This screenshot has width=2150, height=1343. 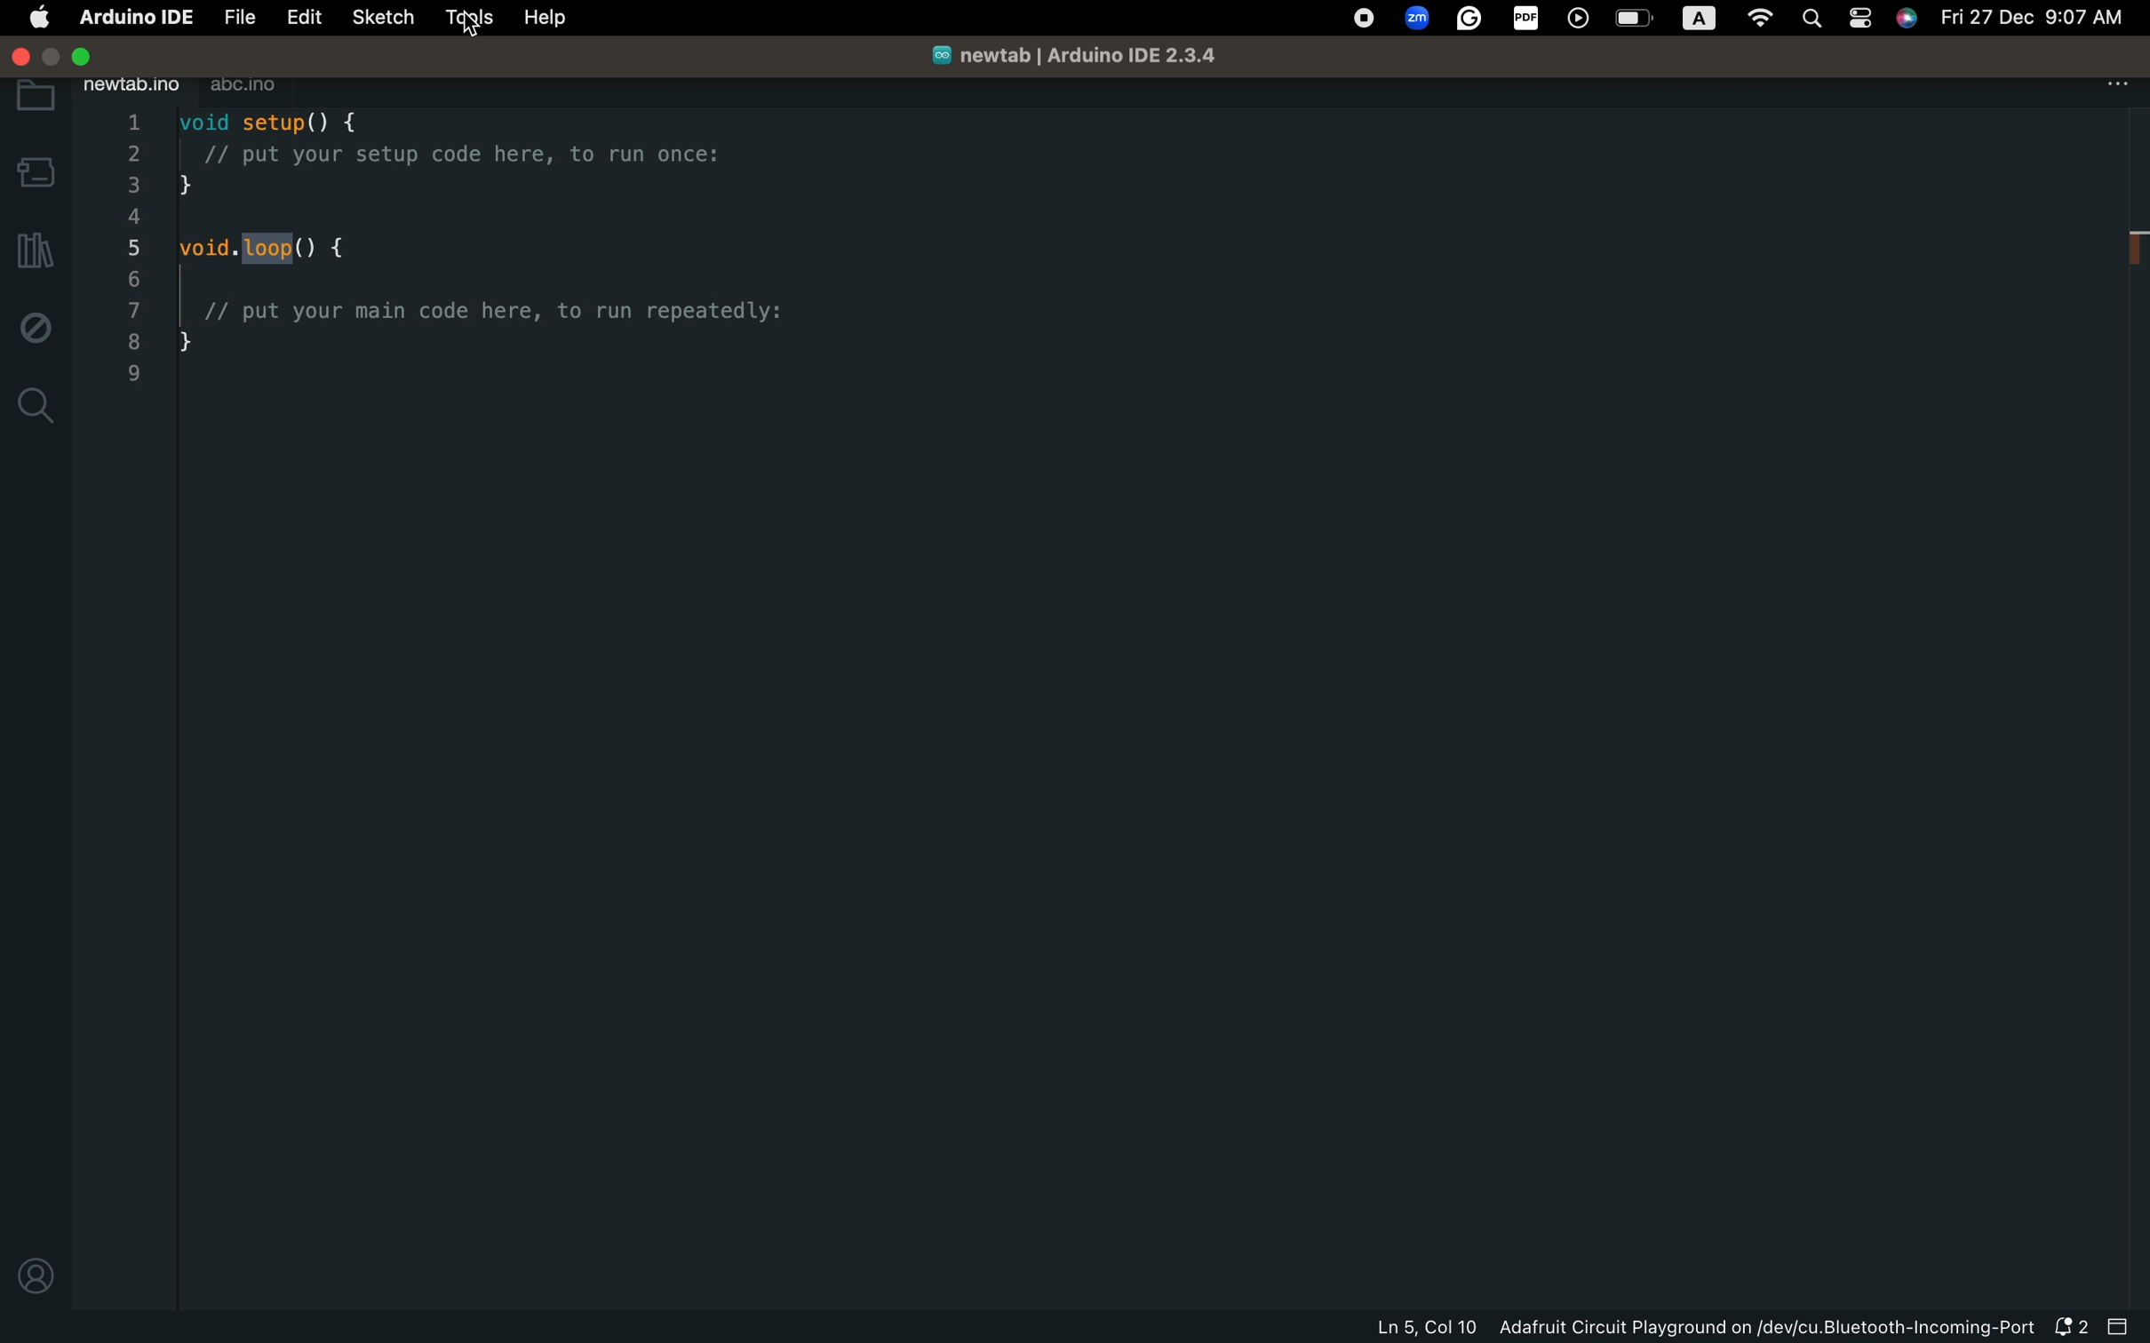 What do you see at coordinates (133, 340) in the screenshot?
I see `8` at bounding box center [133, 340].